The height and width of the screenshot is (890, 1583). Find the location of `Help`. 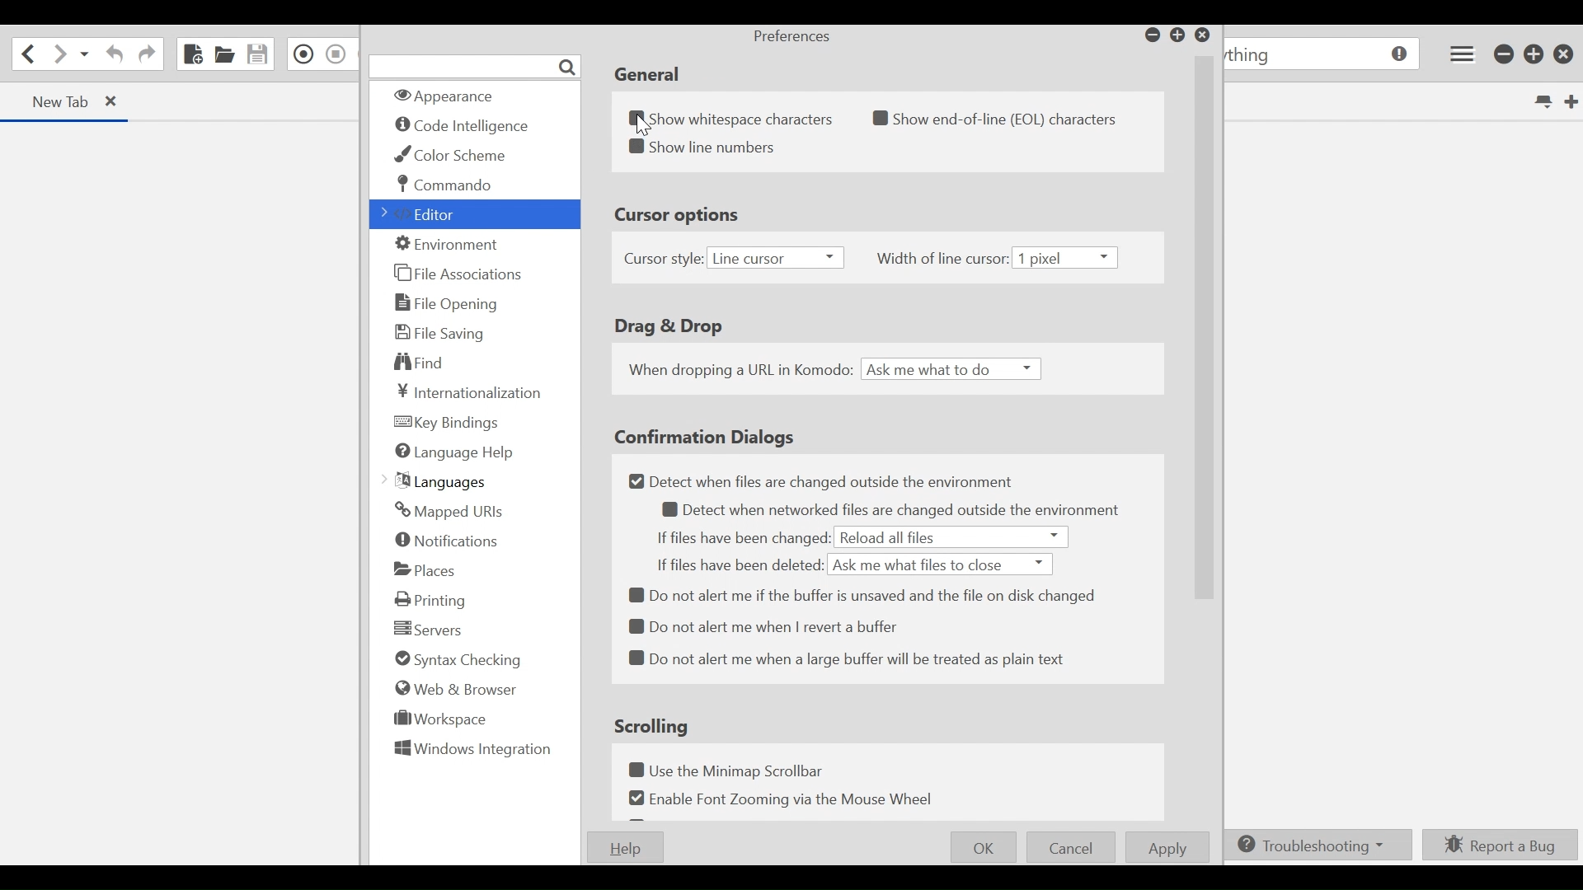

Help is located at coordinates (622, 846).